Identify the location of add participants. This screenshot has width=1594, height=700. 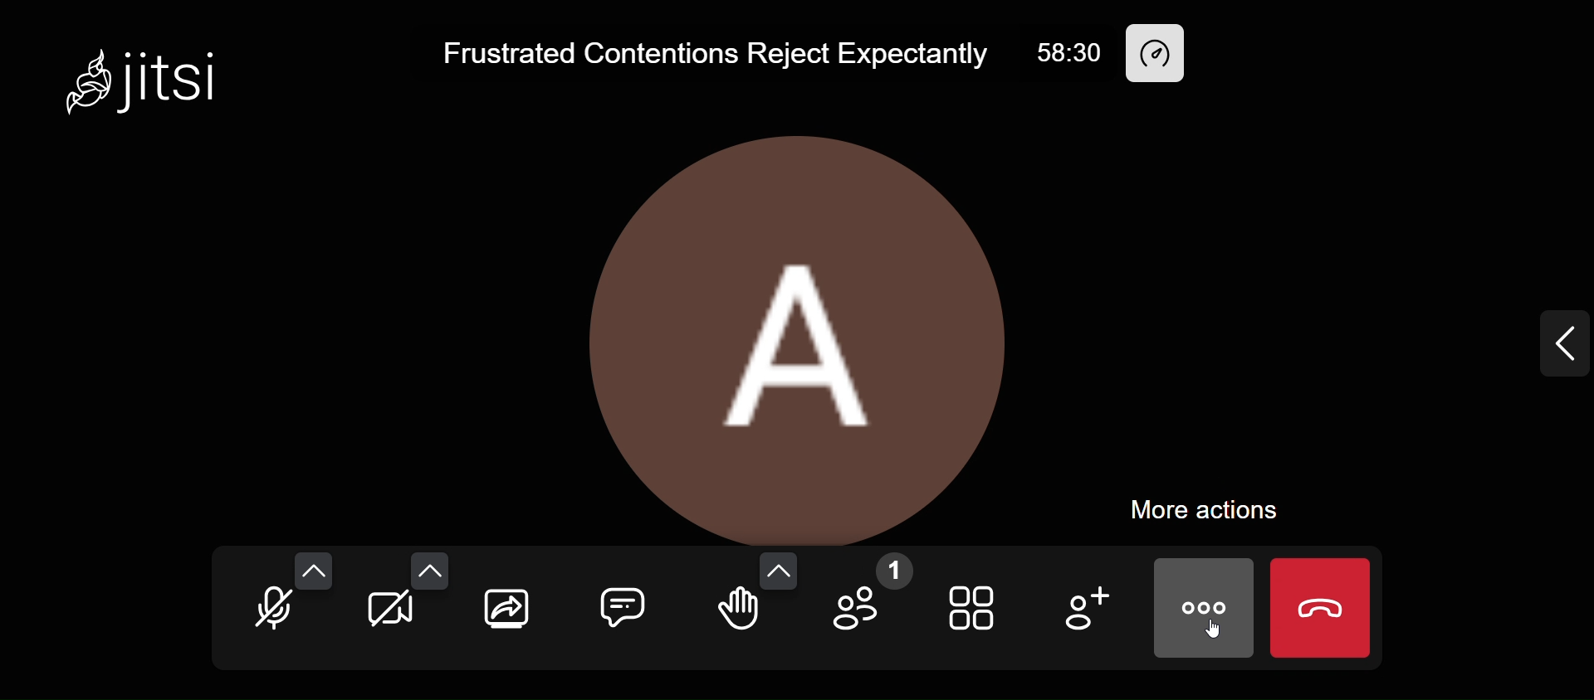
(1091, 610).